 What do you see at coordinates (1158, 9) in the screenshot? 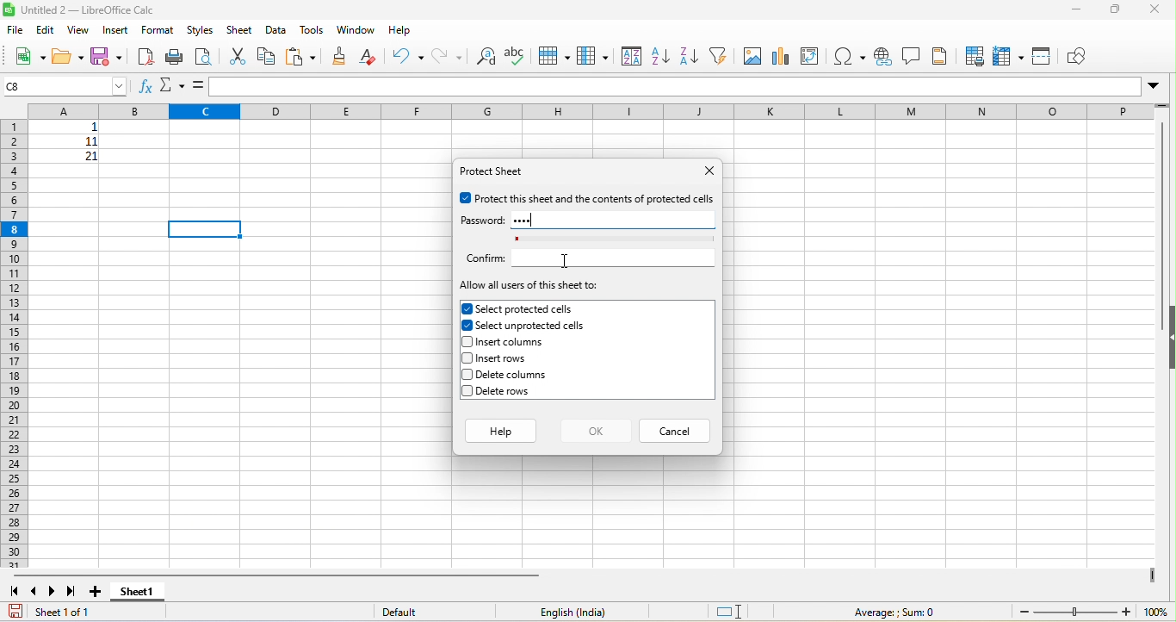
I see `close` at bounding box center [1158, 9].